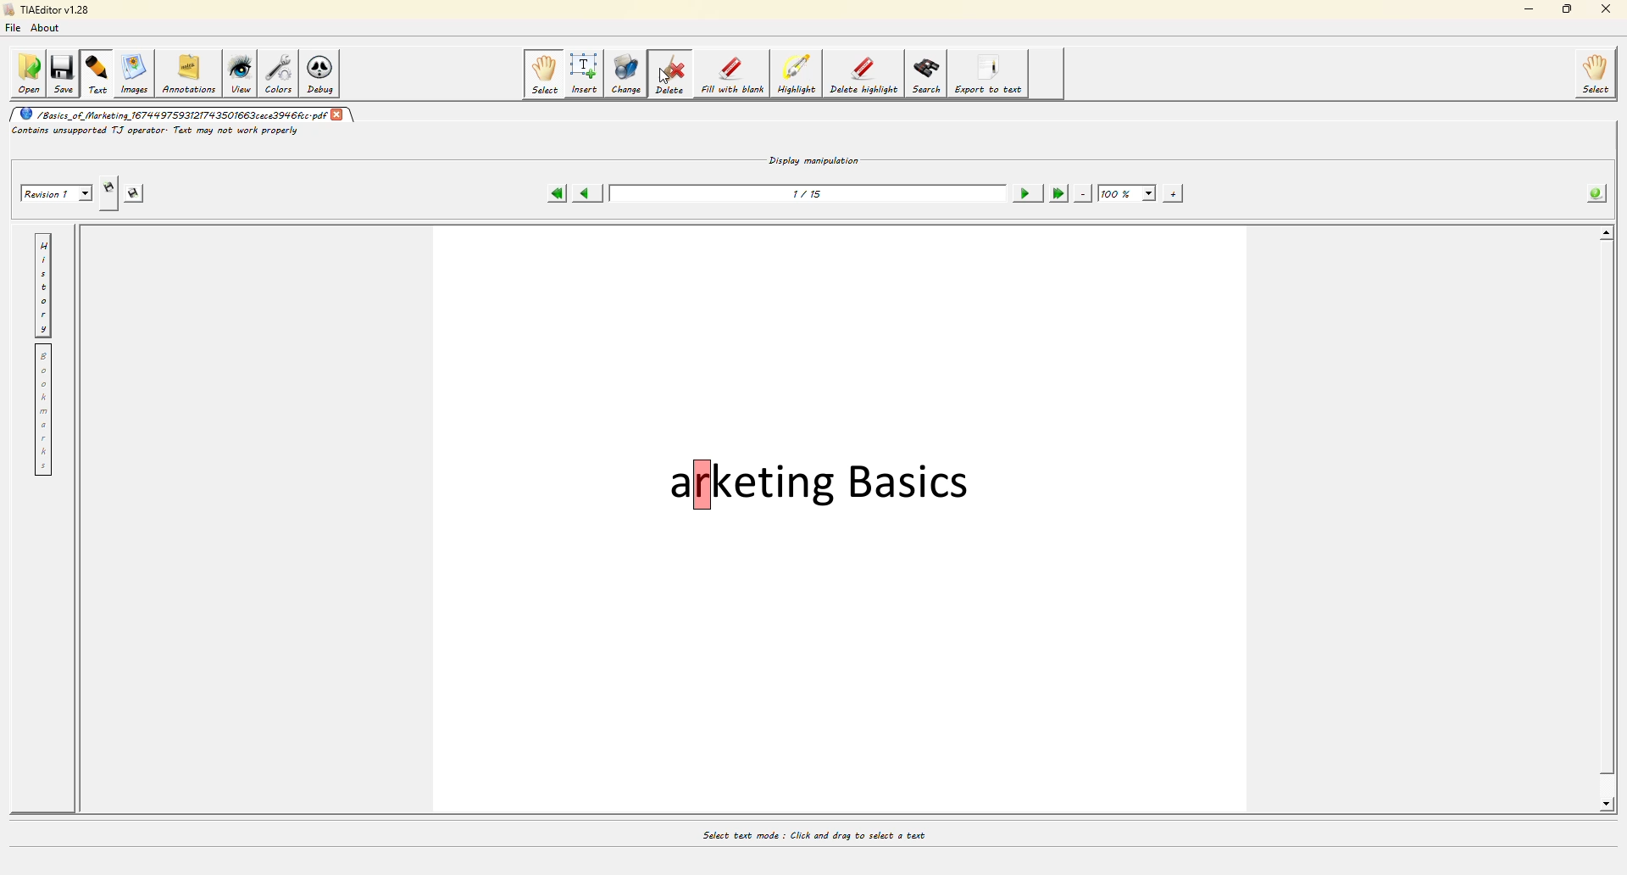  Describe the element at coordinates (42, 410) in the screenshot. I see `bookmarks` at that location.